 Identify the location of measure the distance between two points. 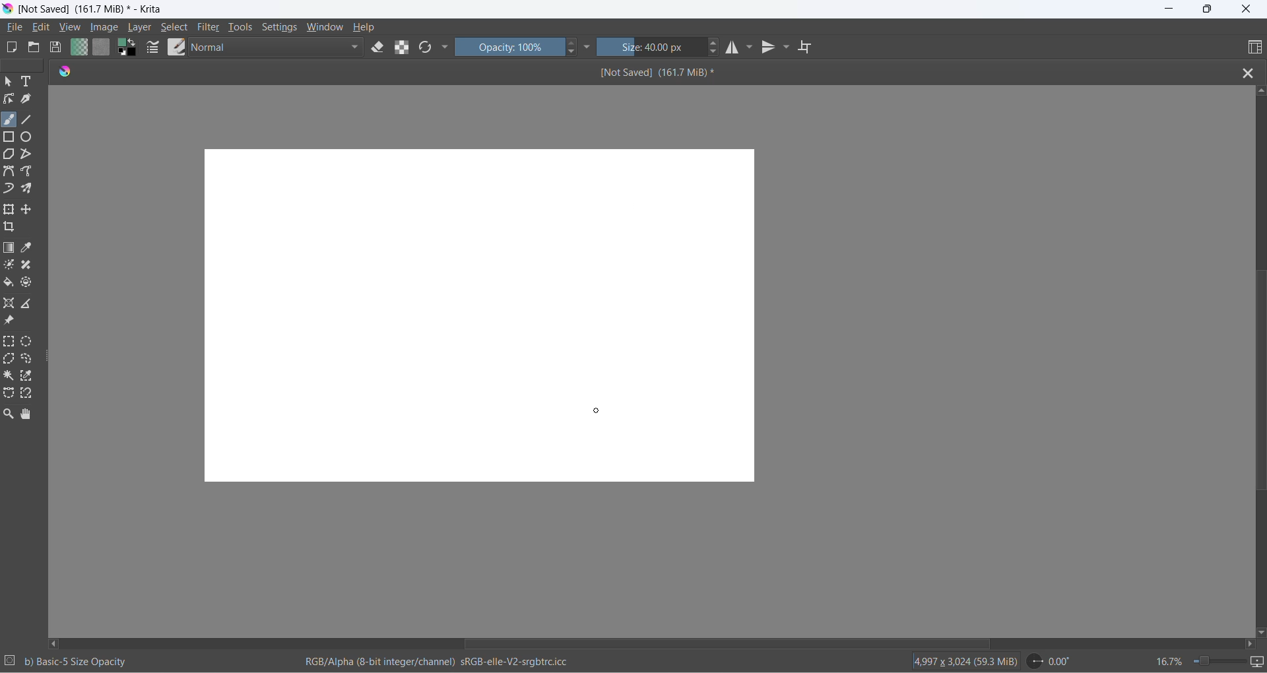
(30, 304).